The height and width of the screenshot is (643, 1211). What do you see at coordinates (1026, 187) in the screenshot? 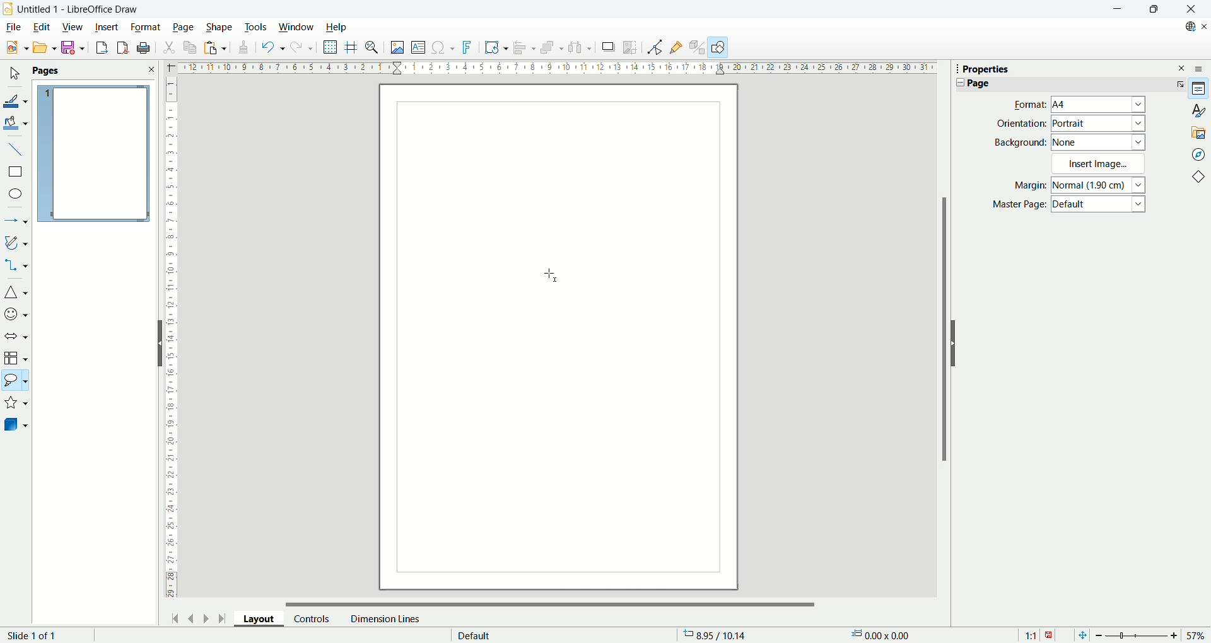
I see `Margin` at bounding box center [1026, 187].